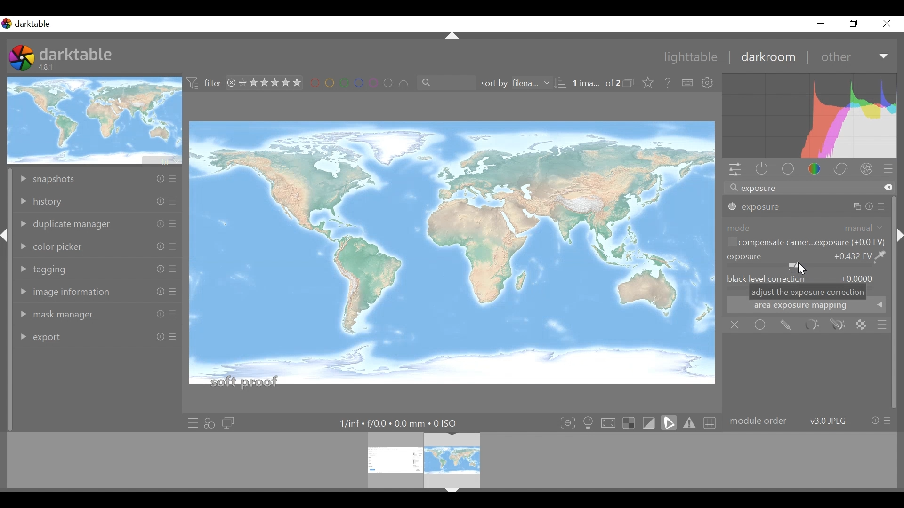 Image resolution: width=904 pixels, height=508 pixels. I want to click on exposure correction, so click(756, 207).